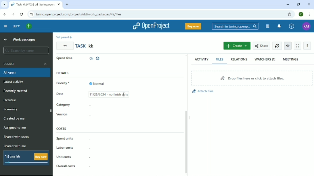  Describe the element at coordinates (80, 14) in the screenshot. I see `turing.openproject.com/projects/dd/work_packages/42/files` at that location.